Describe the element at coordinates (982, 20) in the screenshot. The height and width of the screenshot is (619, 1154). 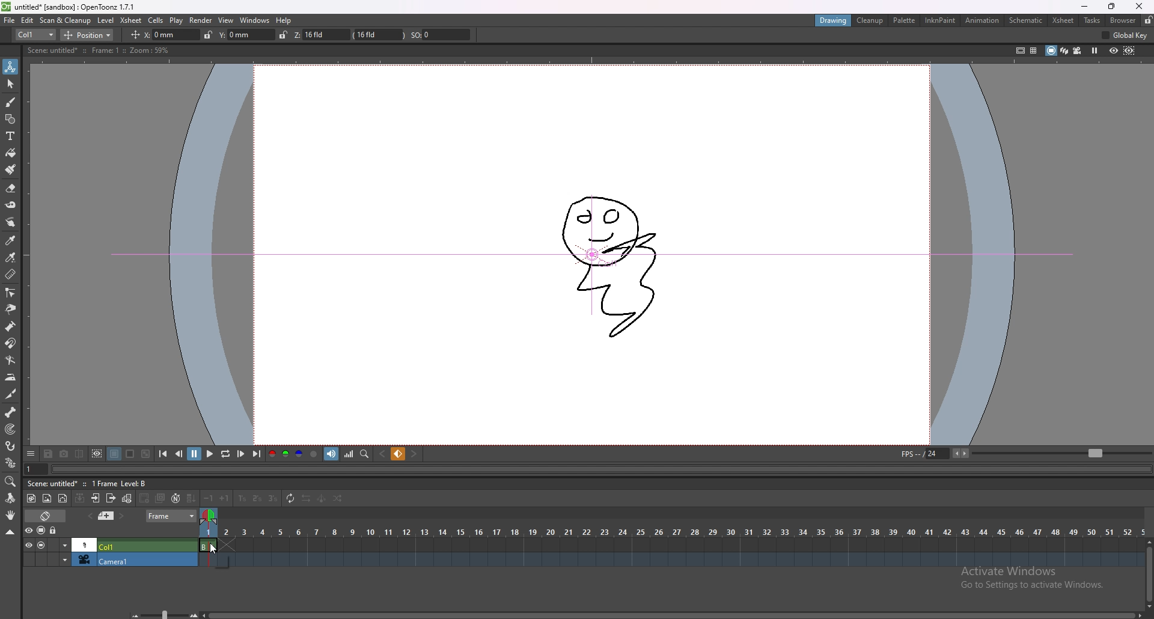
I see `animation` at that location.